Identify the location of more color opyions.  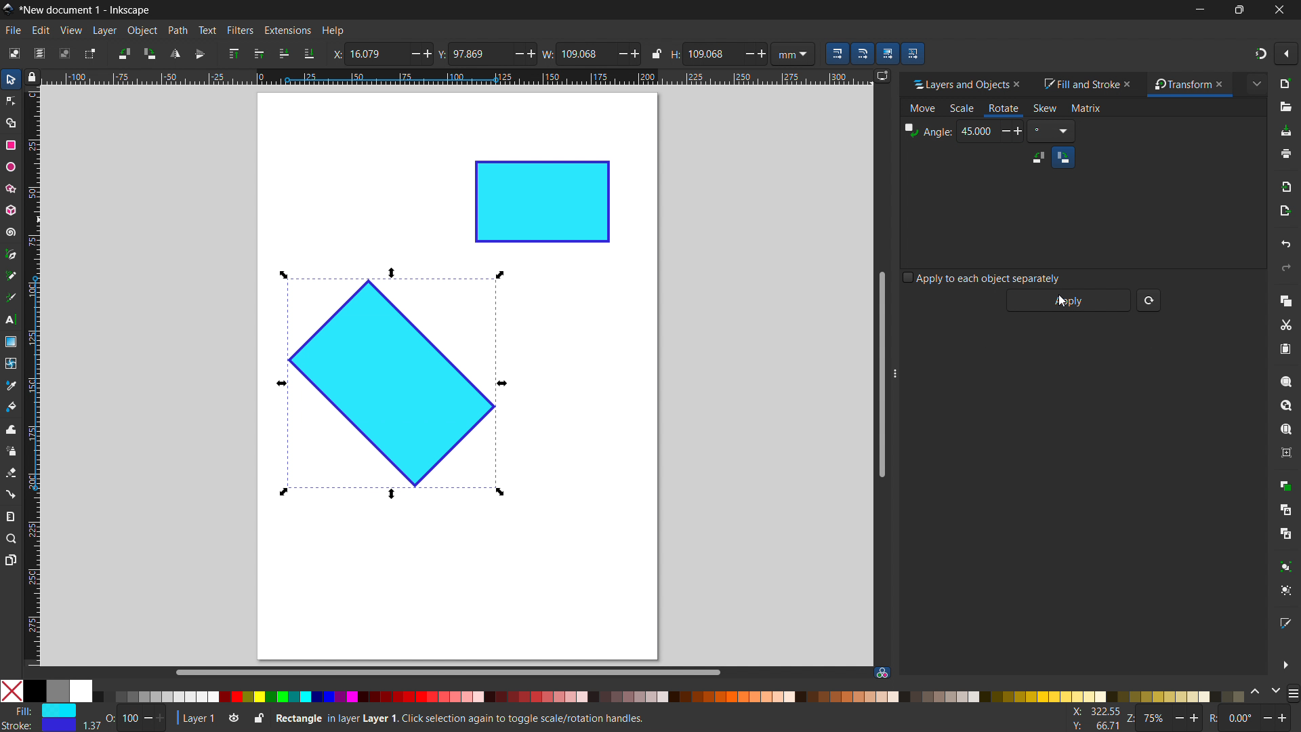
(1293, 692).